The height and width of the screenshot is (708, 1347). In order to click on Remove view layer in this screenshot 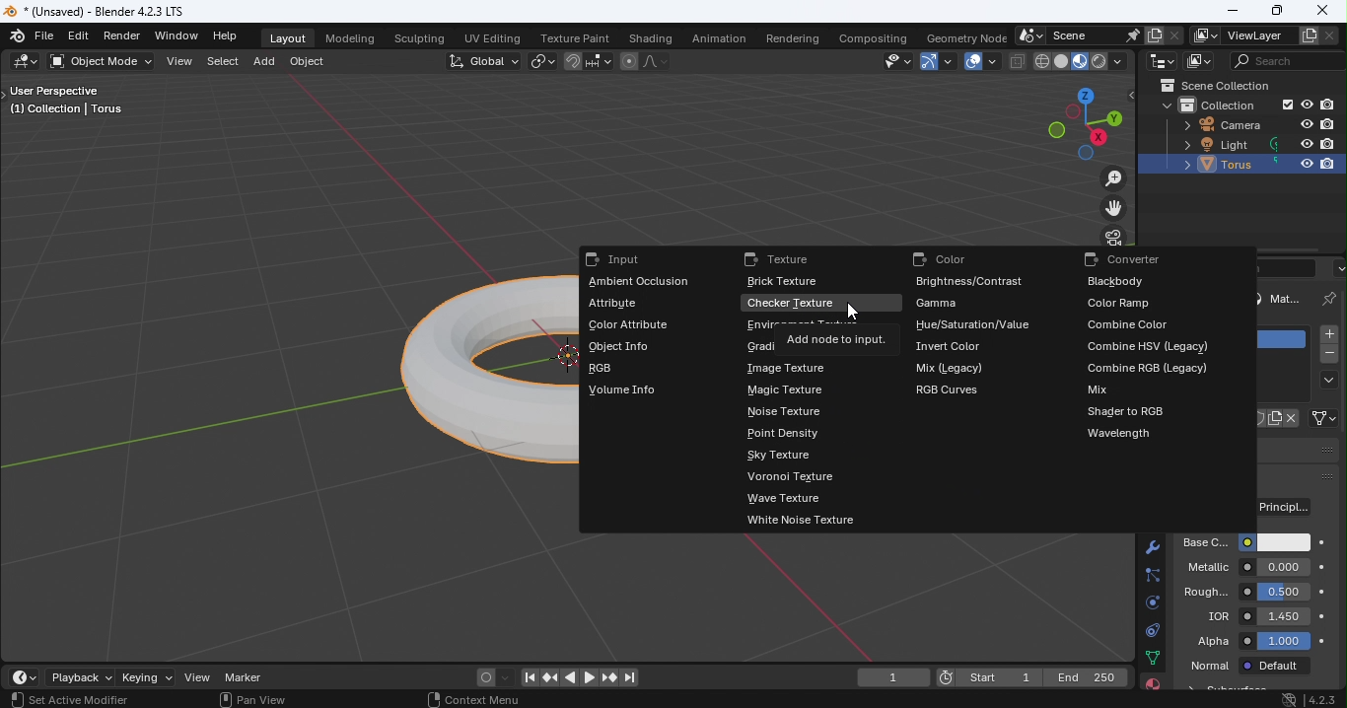, I will do `click(1333, 35)`.